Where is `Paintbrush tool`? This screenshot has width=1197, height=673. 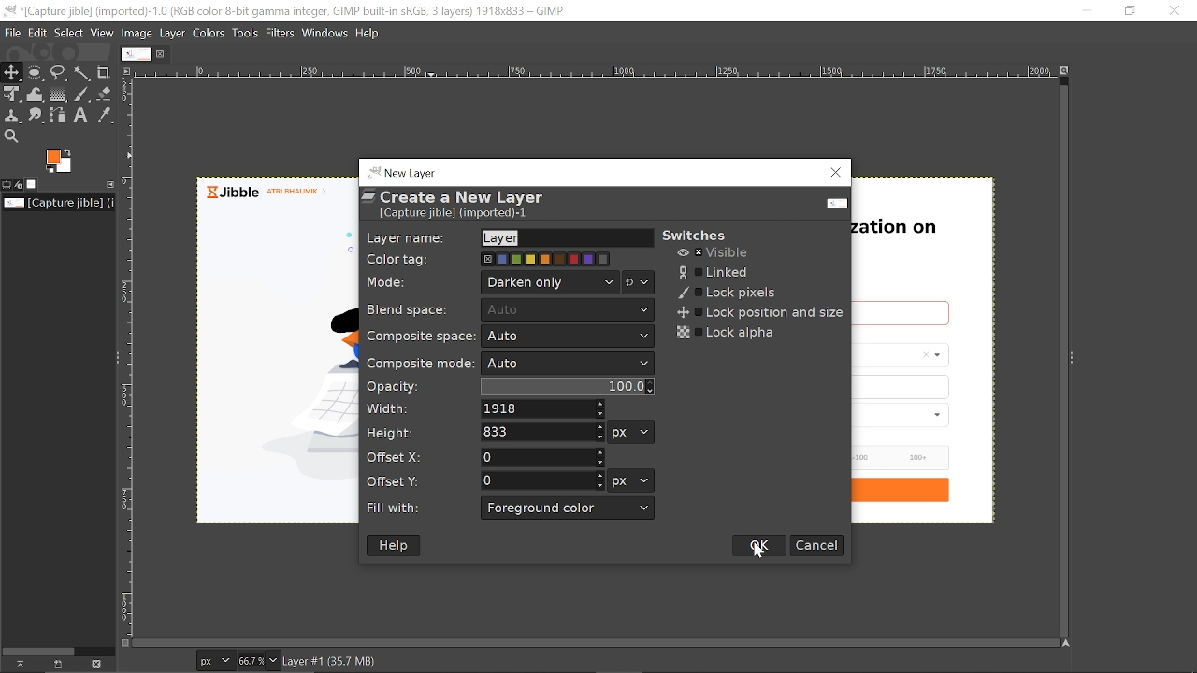 Paintbrush tool is located at coordinates (82, 94).